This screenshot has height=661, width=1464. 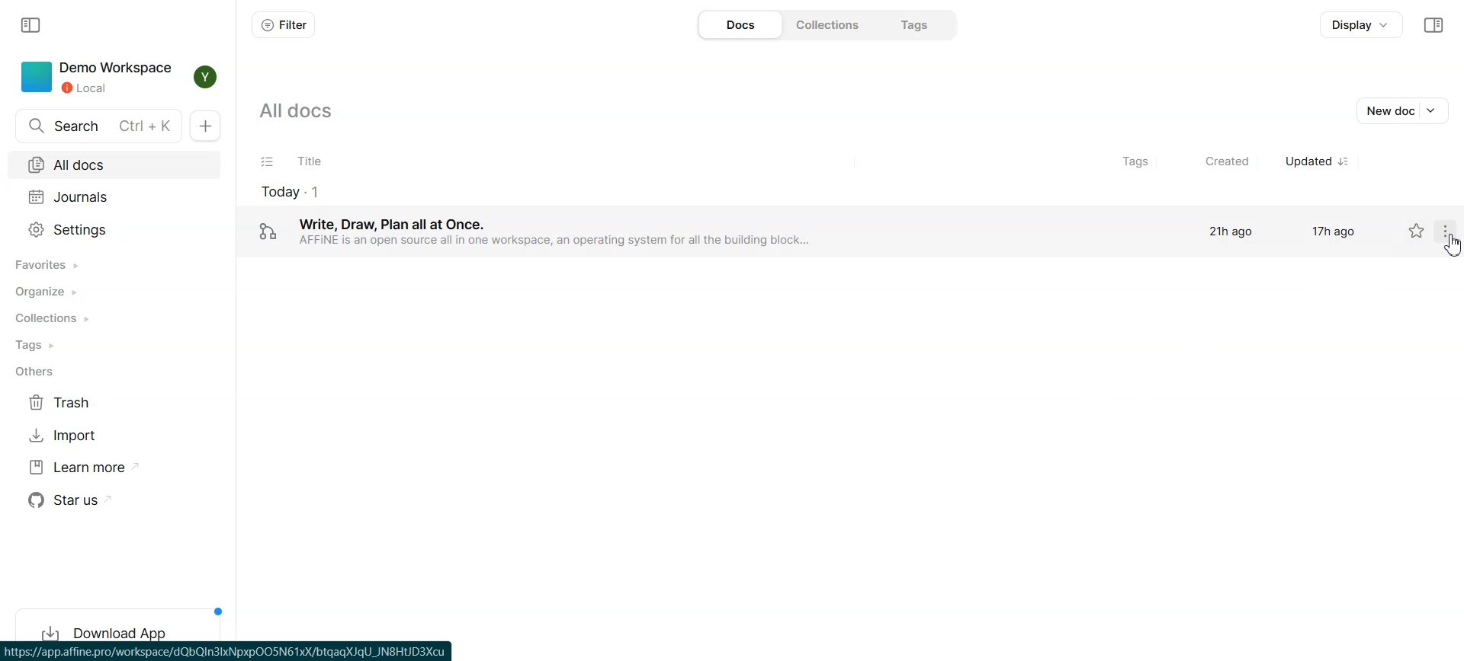 What do you see at coordinates (206, 126) in the screenshot?
I see `New docs` at bounding box center [206, 126].